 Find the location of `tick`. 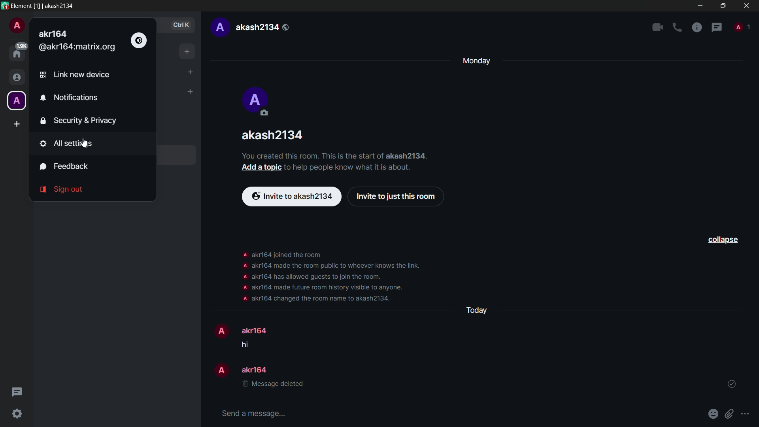

tick is located at coordinates (732, 384).